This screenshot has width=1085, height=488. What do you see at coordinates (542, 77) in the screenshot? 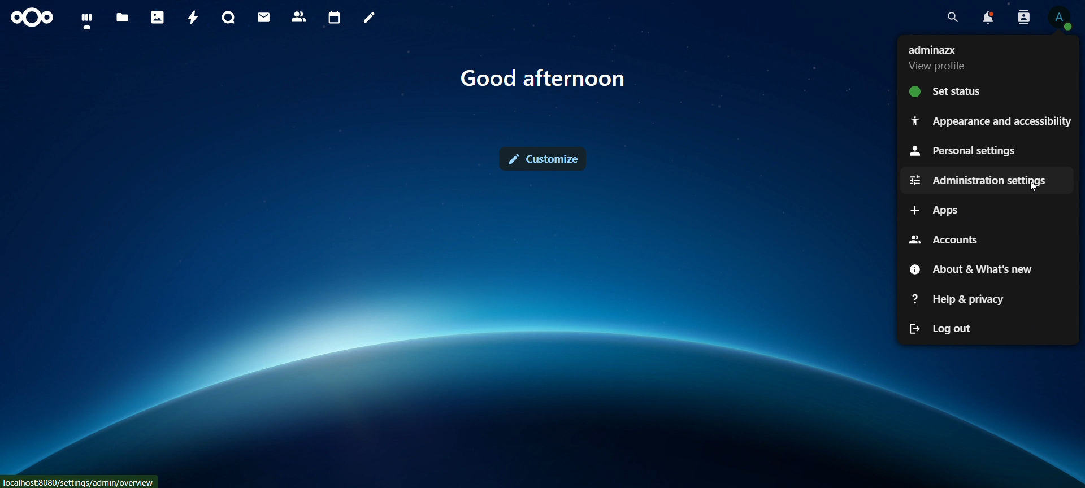
I see `text` at bounding box center [542, 77].